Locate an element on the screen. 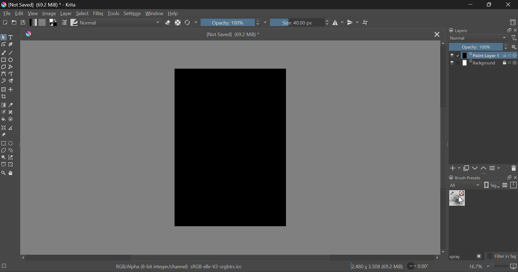  12,480 x 3,508 (69.2 MiB) is located at coordinates (377, 266).